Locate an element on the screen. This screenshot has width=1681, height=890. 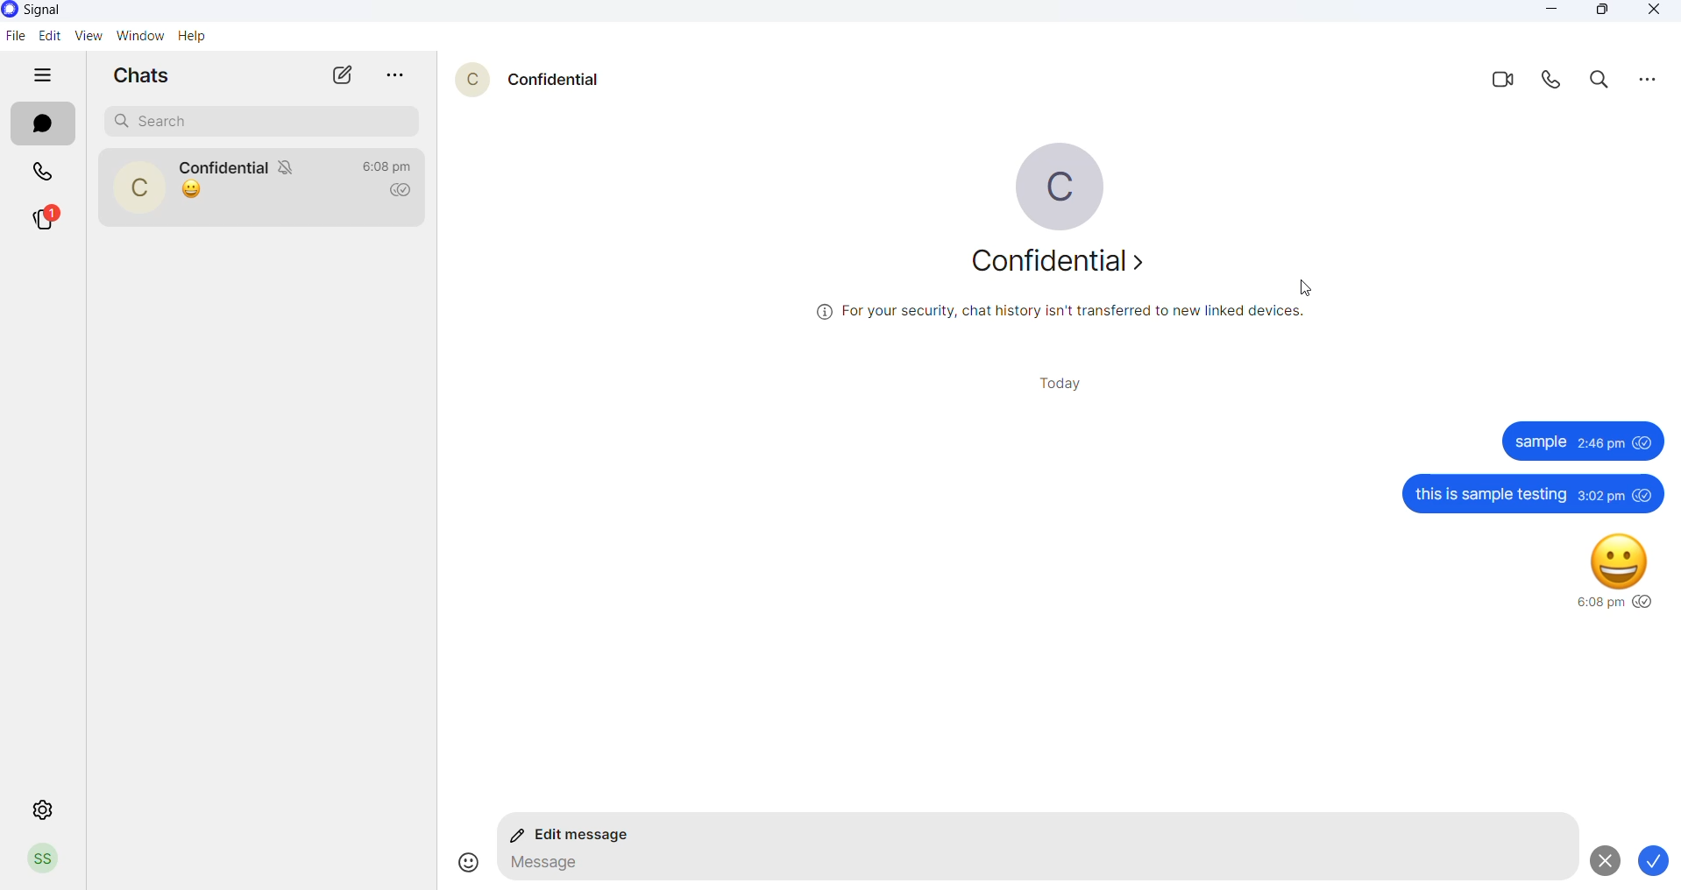
stories is located at coordinates (46, 216).